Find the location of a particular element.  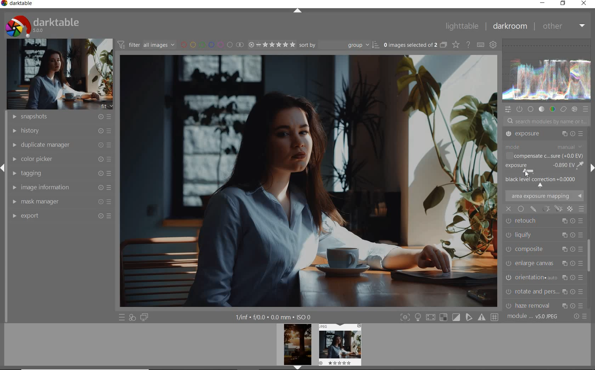

FILTER IMAGE is located at coordinates (144, 45).